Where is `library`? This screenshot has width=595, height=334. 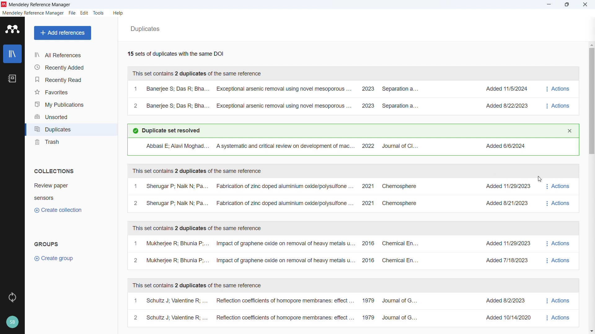
library is located at coordinates (12, 54).